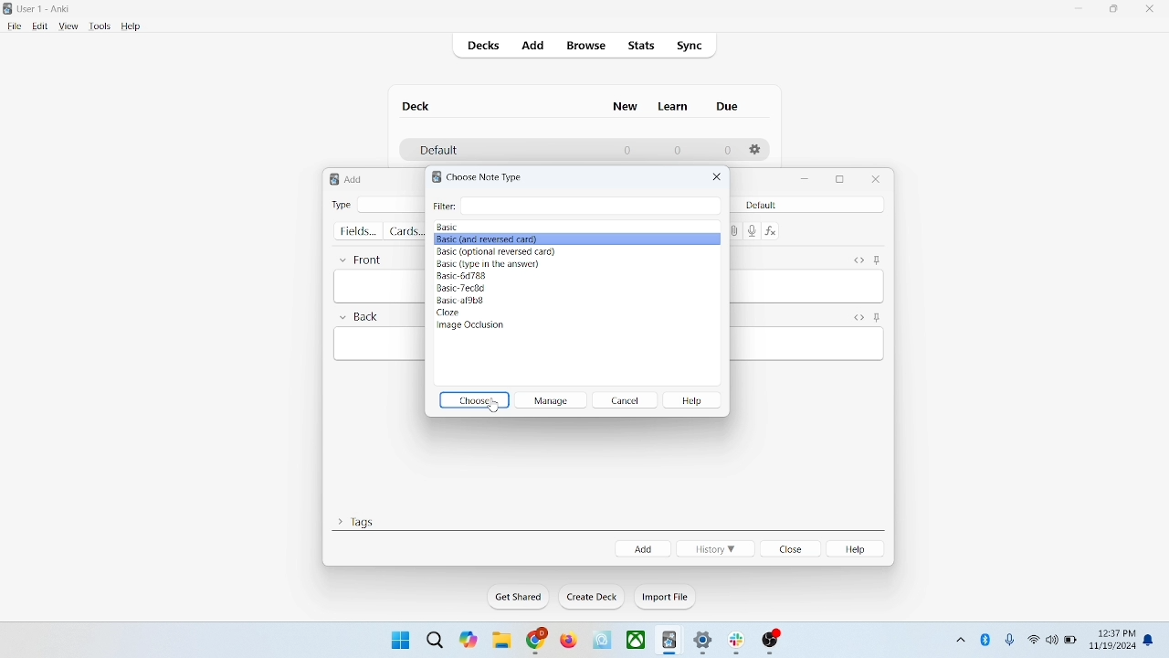 The width and height of the screenshot is (1169, 658). What do you see at coordinates (68, 27) in the screenshot?
I see `view` at bounding box center [68, 27].